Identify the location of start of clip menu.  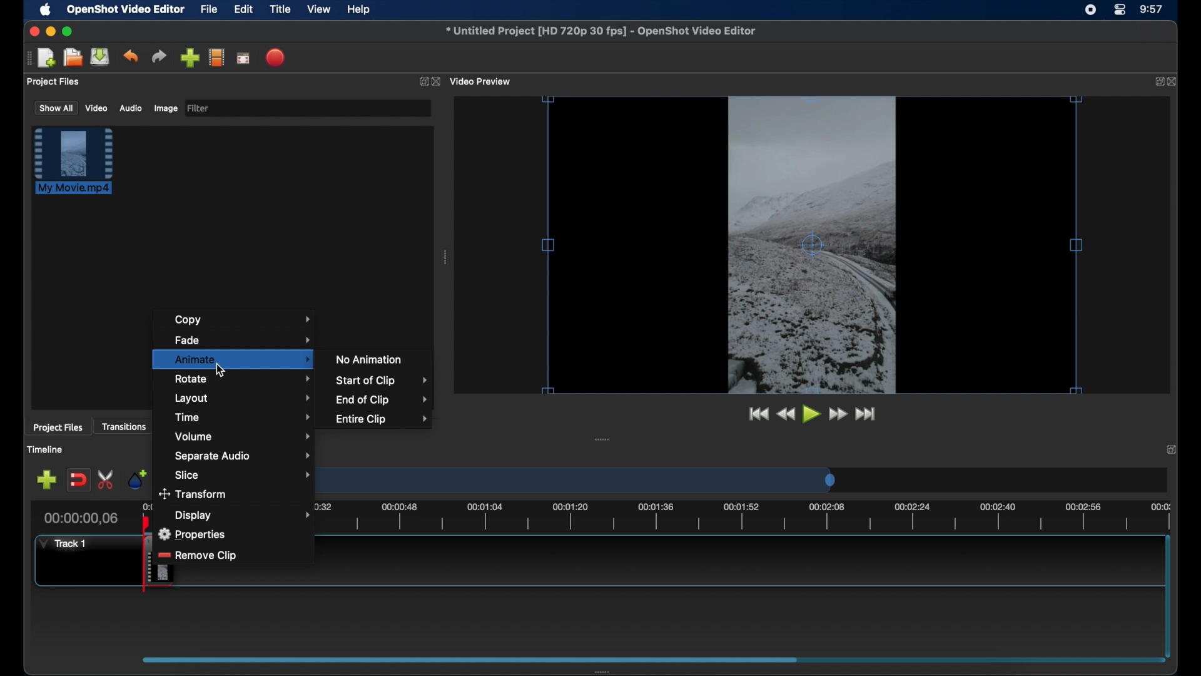
(381, 381).